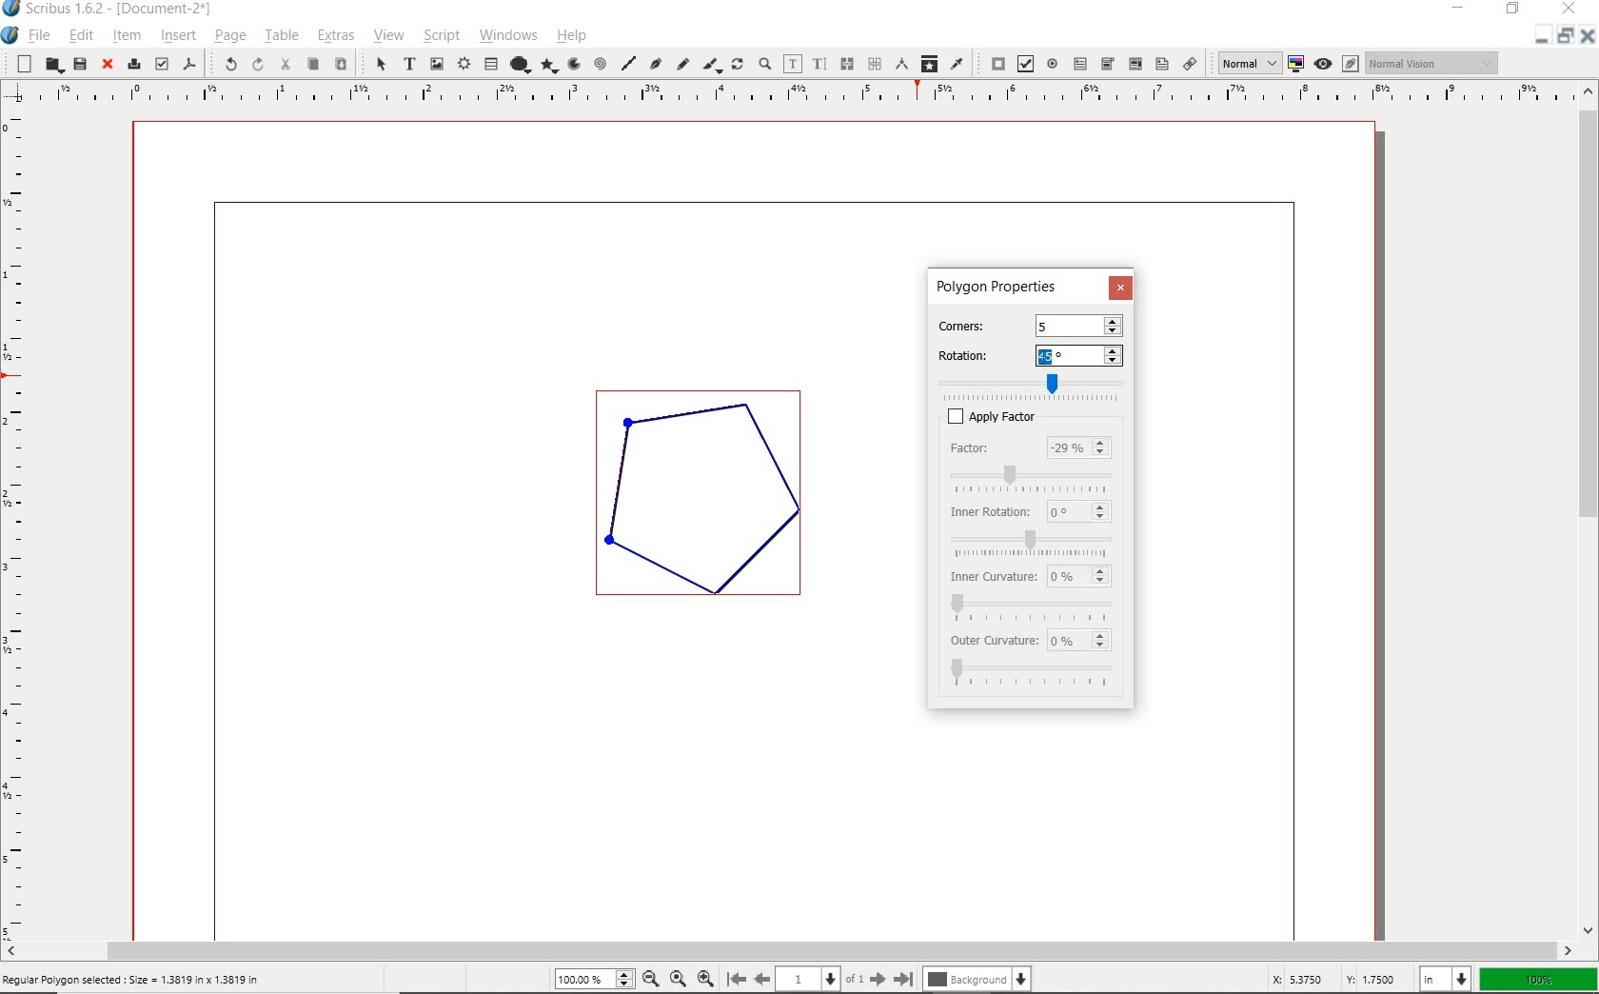 The image size is (1599, 994). What do you see at coordinates (1082, 63) in the screenshot?
I see `pdf text field` at bounding box center [1082, 63].